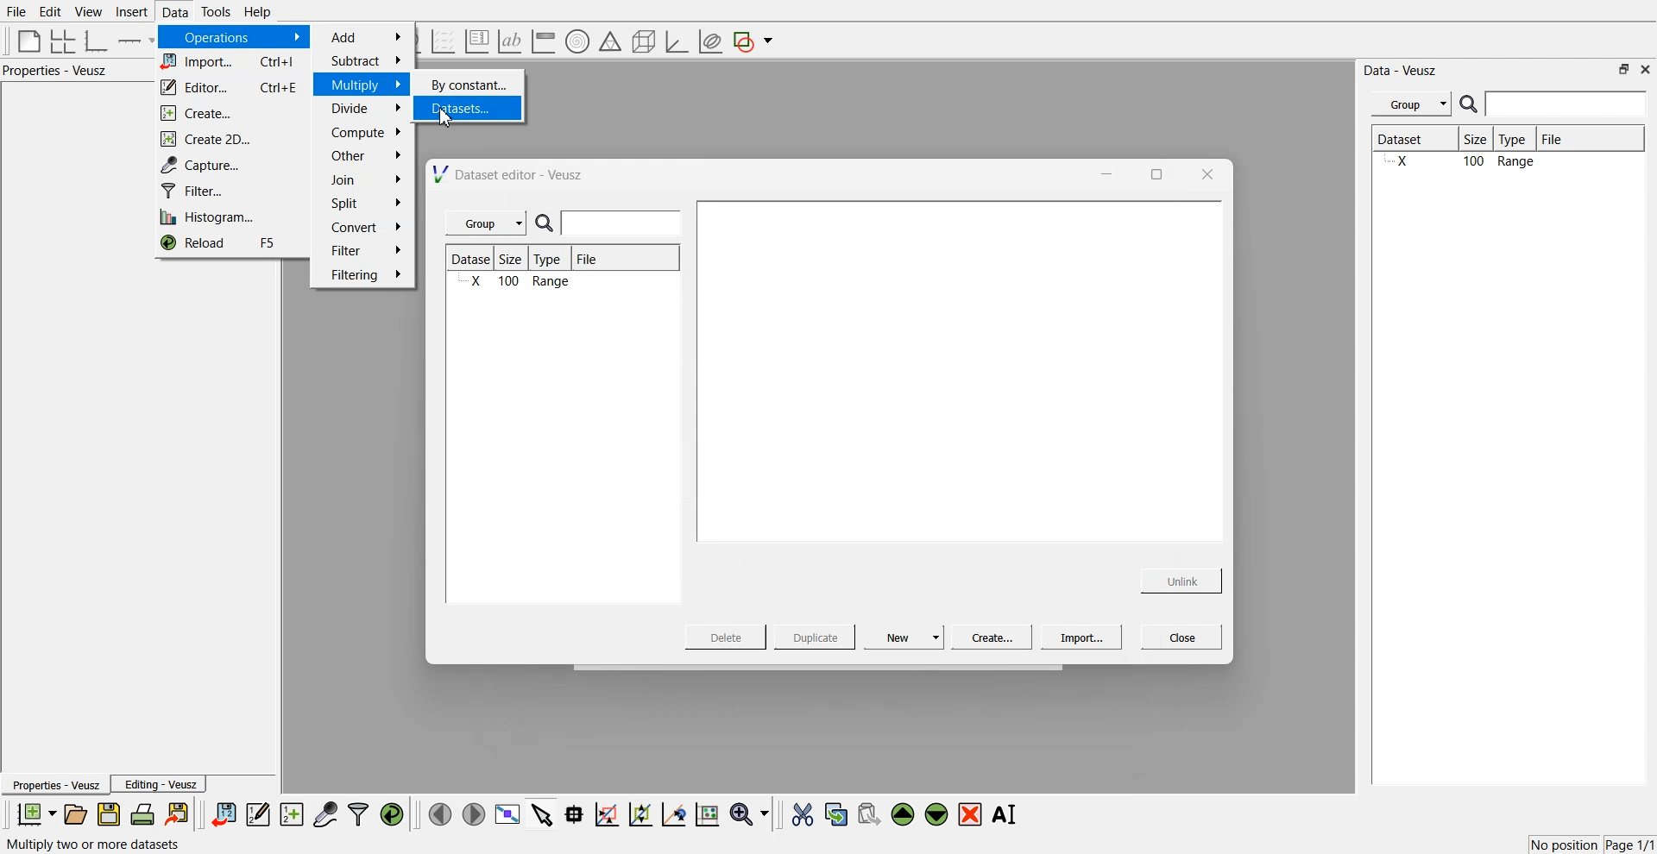  What do you see at coordinates (393, 815) in the screenshot?
I see `reload the data points` at bounding box center [393, 815].